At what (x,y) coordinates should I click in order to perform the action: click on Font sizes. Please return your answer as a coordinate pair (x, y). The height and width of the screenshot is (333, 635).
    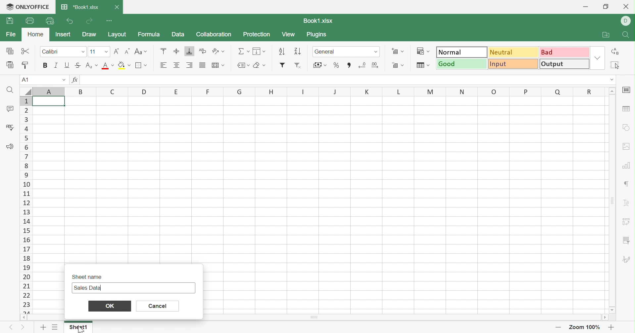
    Looking at the image, I should click on (106, 52).